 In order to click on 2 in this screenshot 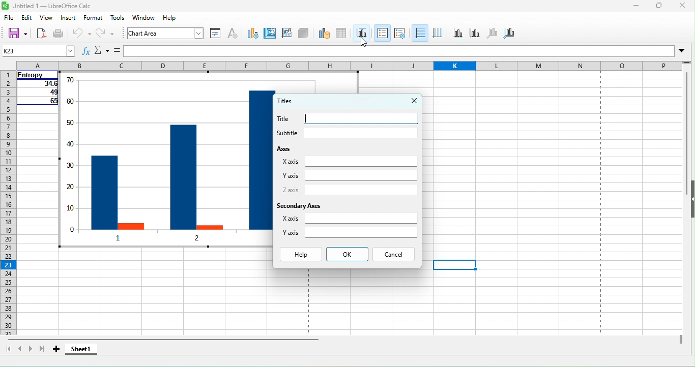, I will do `click(194, 240)`.